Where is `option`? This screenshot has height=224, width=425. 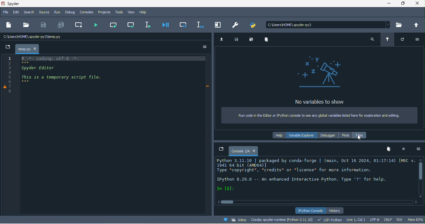
option is located at coordinates (418, 149).